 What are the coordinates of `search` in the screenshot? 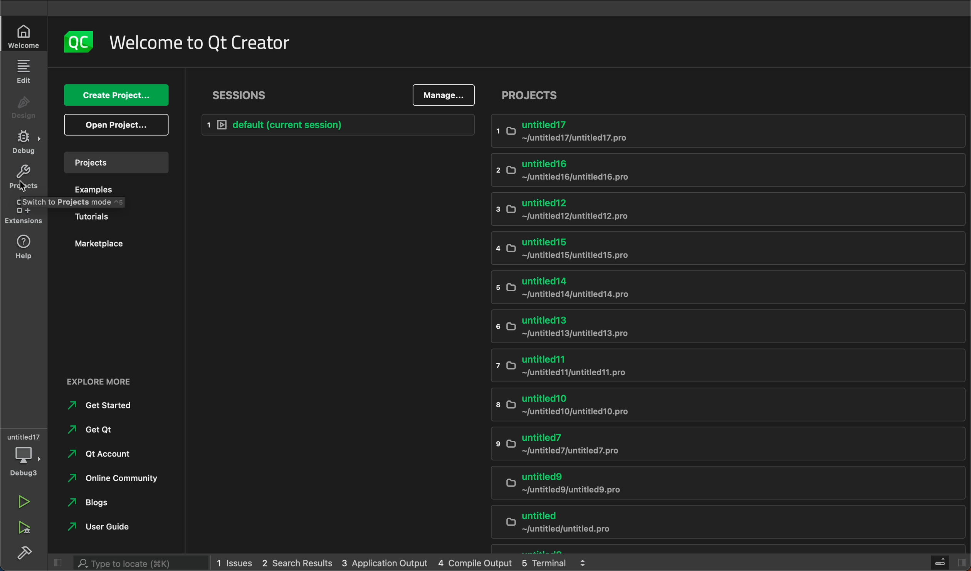 It's located at (131, 563).